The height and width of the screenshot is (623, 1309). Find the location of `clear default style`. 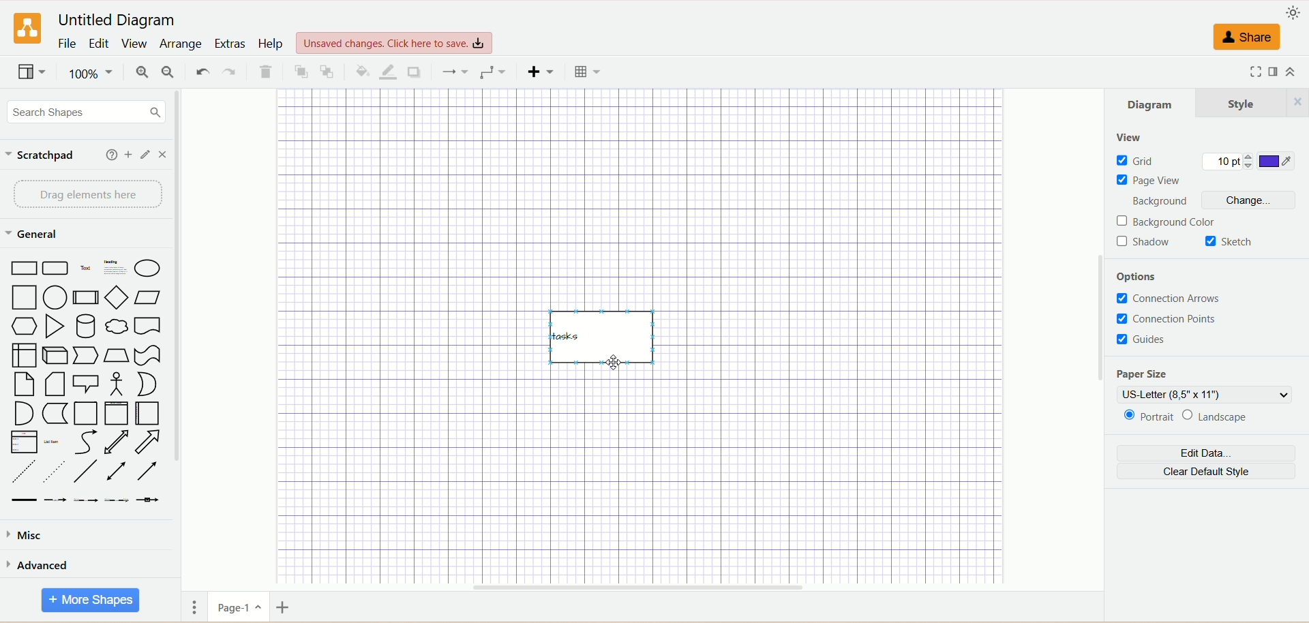

clear default style is located at coordinates (1207, 473).